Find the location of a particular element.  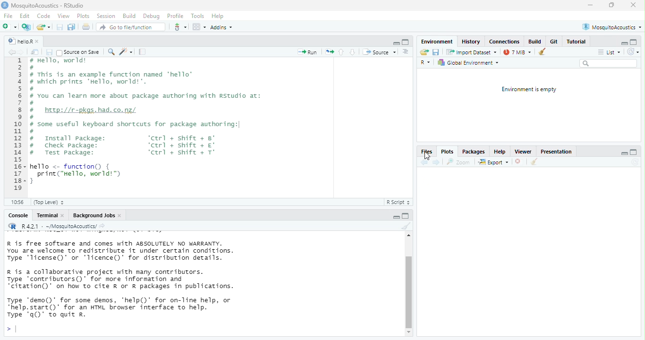

maka Bel
 #

 # This is an example function named ‘hello’

 # which prints ‘Hello, world!".

5 #

5 # You can learn more about package authoring with Rstudio at:
a

3 #  http://r-pkgs.had.co.nz/

) #

) # some useful keyboard shortcuts for package authoring:|

Lo.

 # Install package: ‘ctrl + shift + 8’

3 # Check package: ‘ctrl + shift + €'

 # Test package: ‘ctrl + shift + T°

]

5+ hello <- function() {

~~ print("Hello, world!™)

3+} is located at coordinates (160, 122).